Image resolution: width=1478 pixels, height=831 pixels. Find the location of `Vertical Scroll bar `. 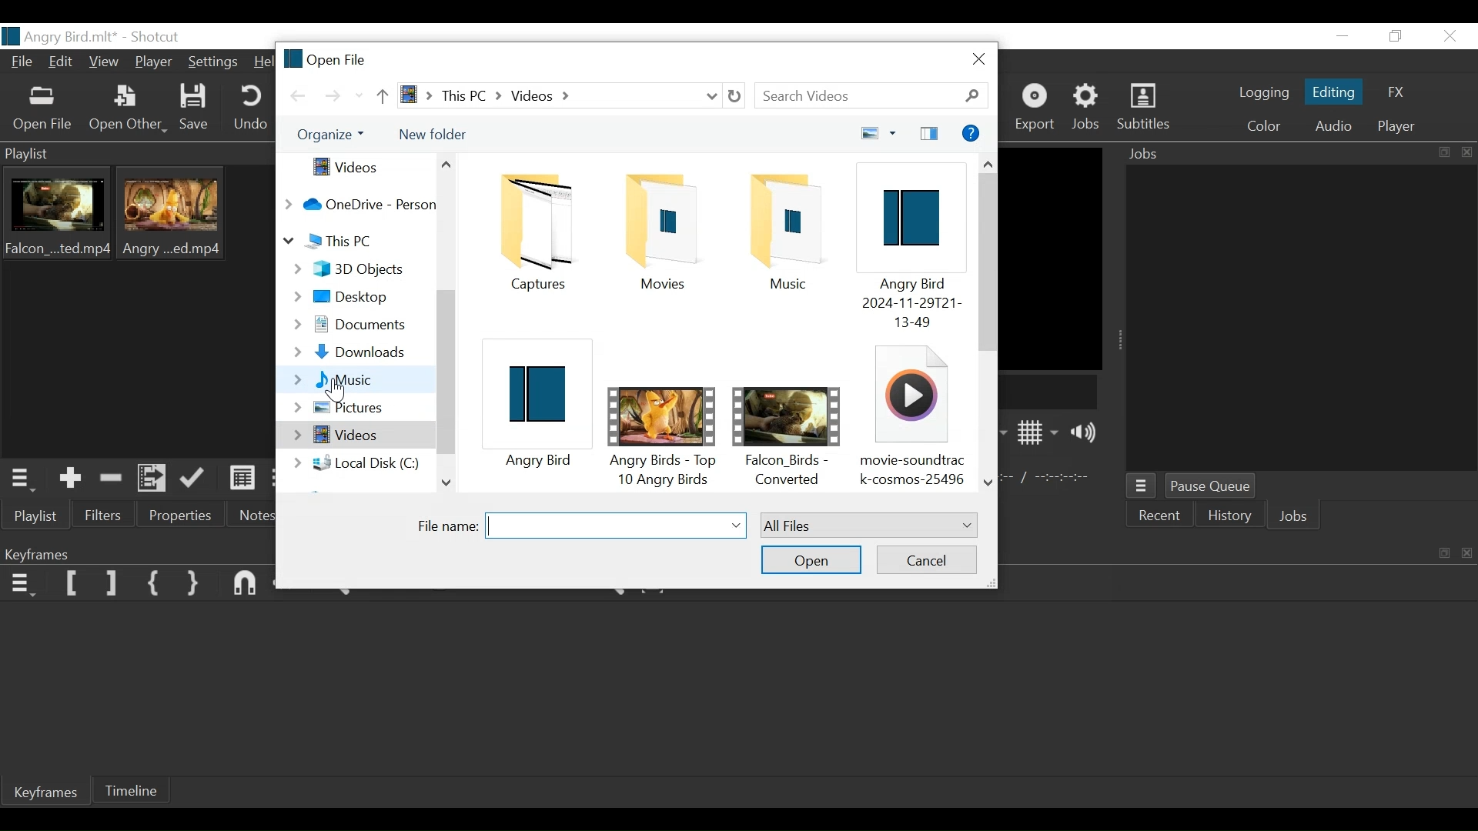

Vertical Scroll bar  is located at coordinates (445, 371).